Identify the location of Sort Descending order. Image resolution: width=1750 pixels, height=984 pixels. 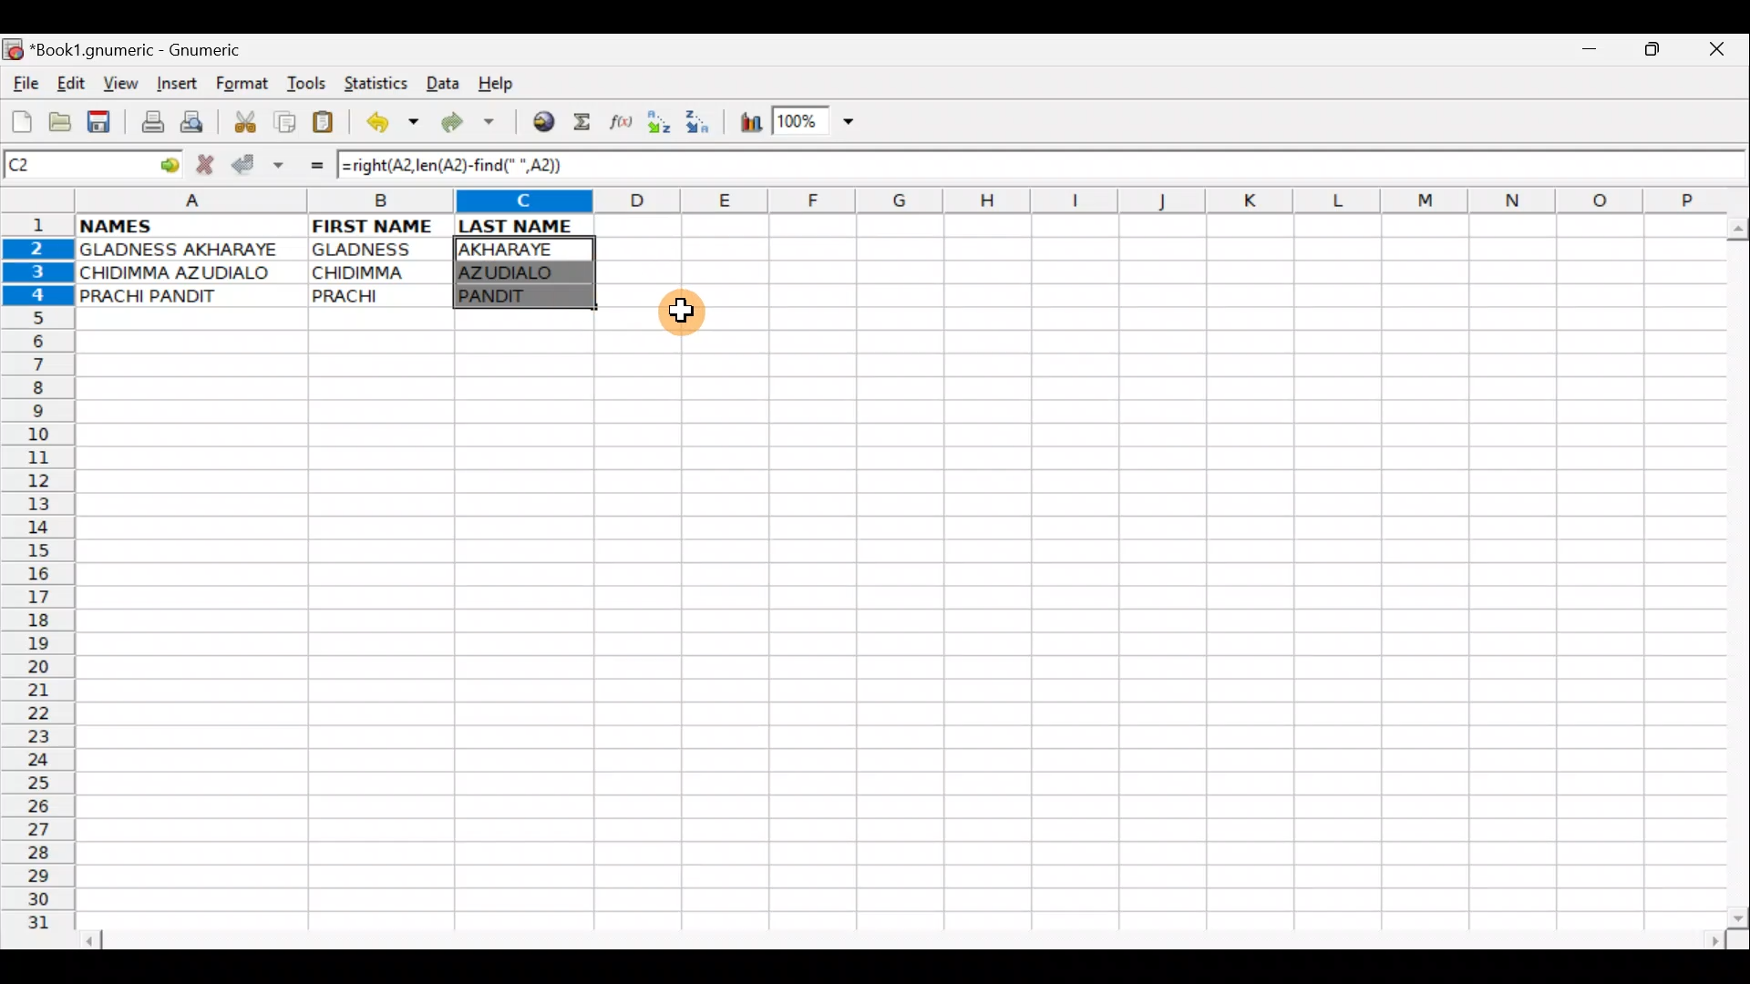
(703, 127).